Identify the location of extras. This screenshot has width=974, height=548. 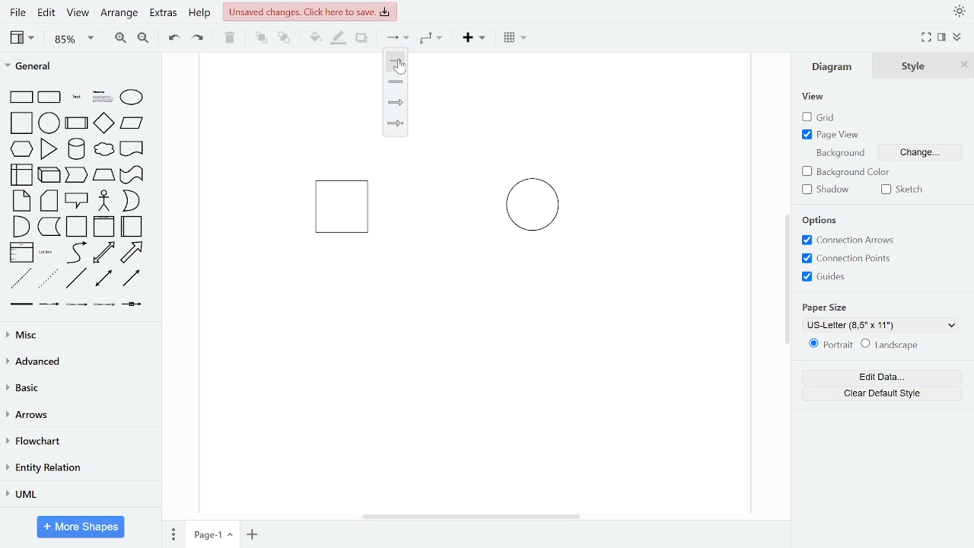
(163, 13).